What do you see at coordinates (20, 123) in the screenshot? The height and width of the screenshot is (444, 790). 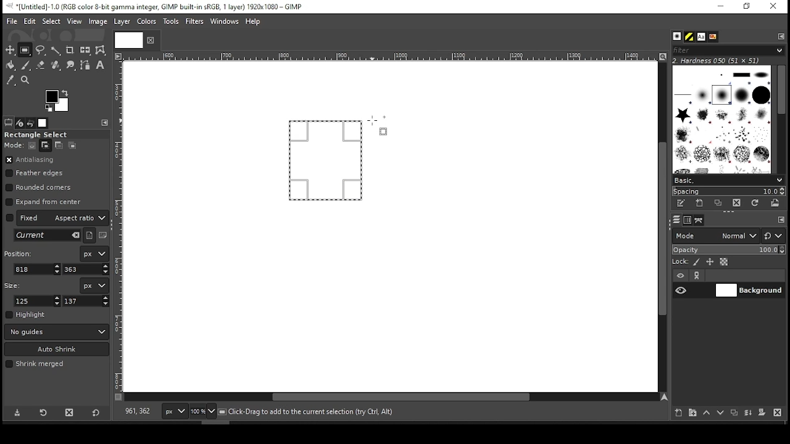 I see `device status` at bounding box center [20, 123].